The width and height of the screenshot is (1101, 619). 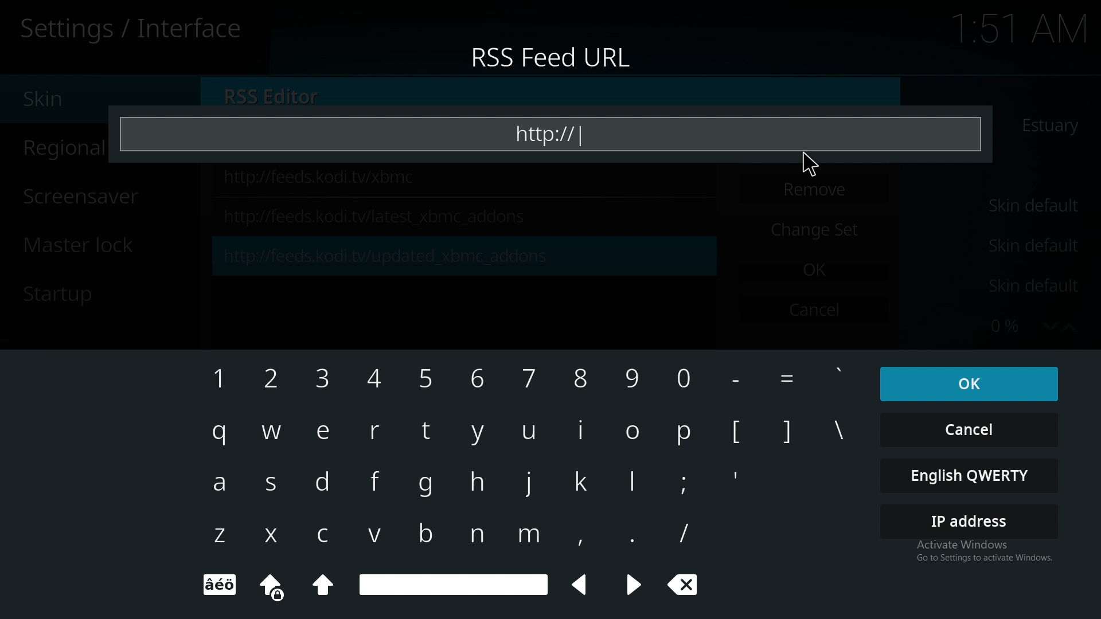 I want to click on https://, so click(x=559, y=133).